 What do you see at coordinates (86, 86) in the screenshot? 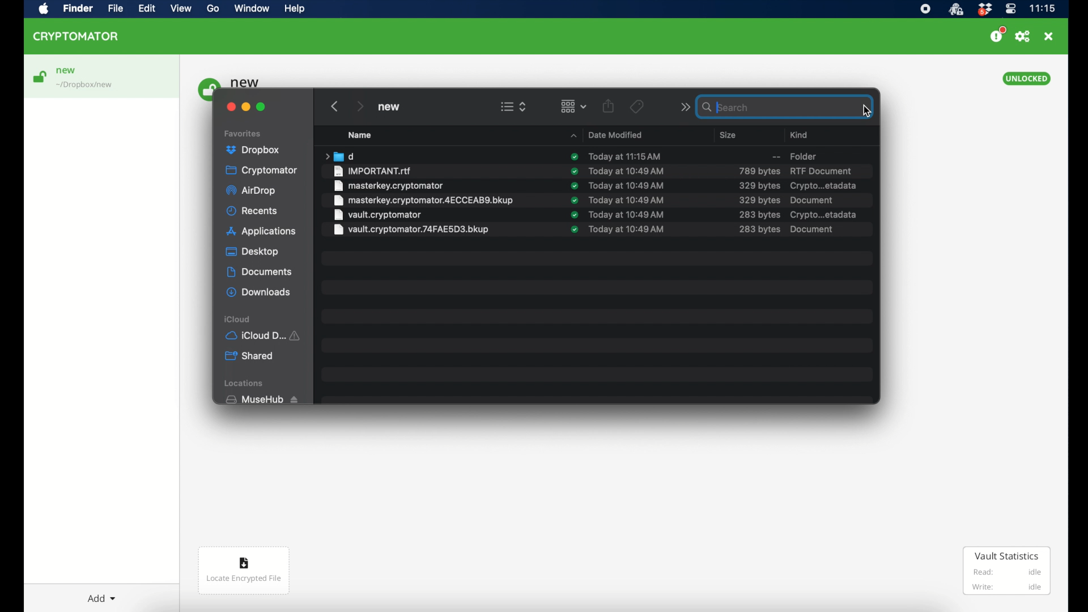
I see `location` at bounding box center [86, 86].